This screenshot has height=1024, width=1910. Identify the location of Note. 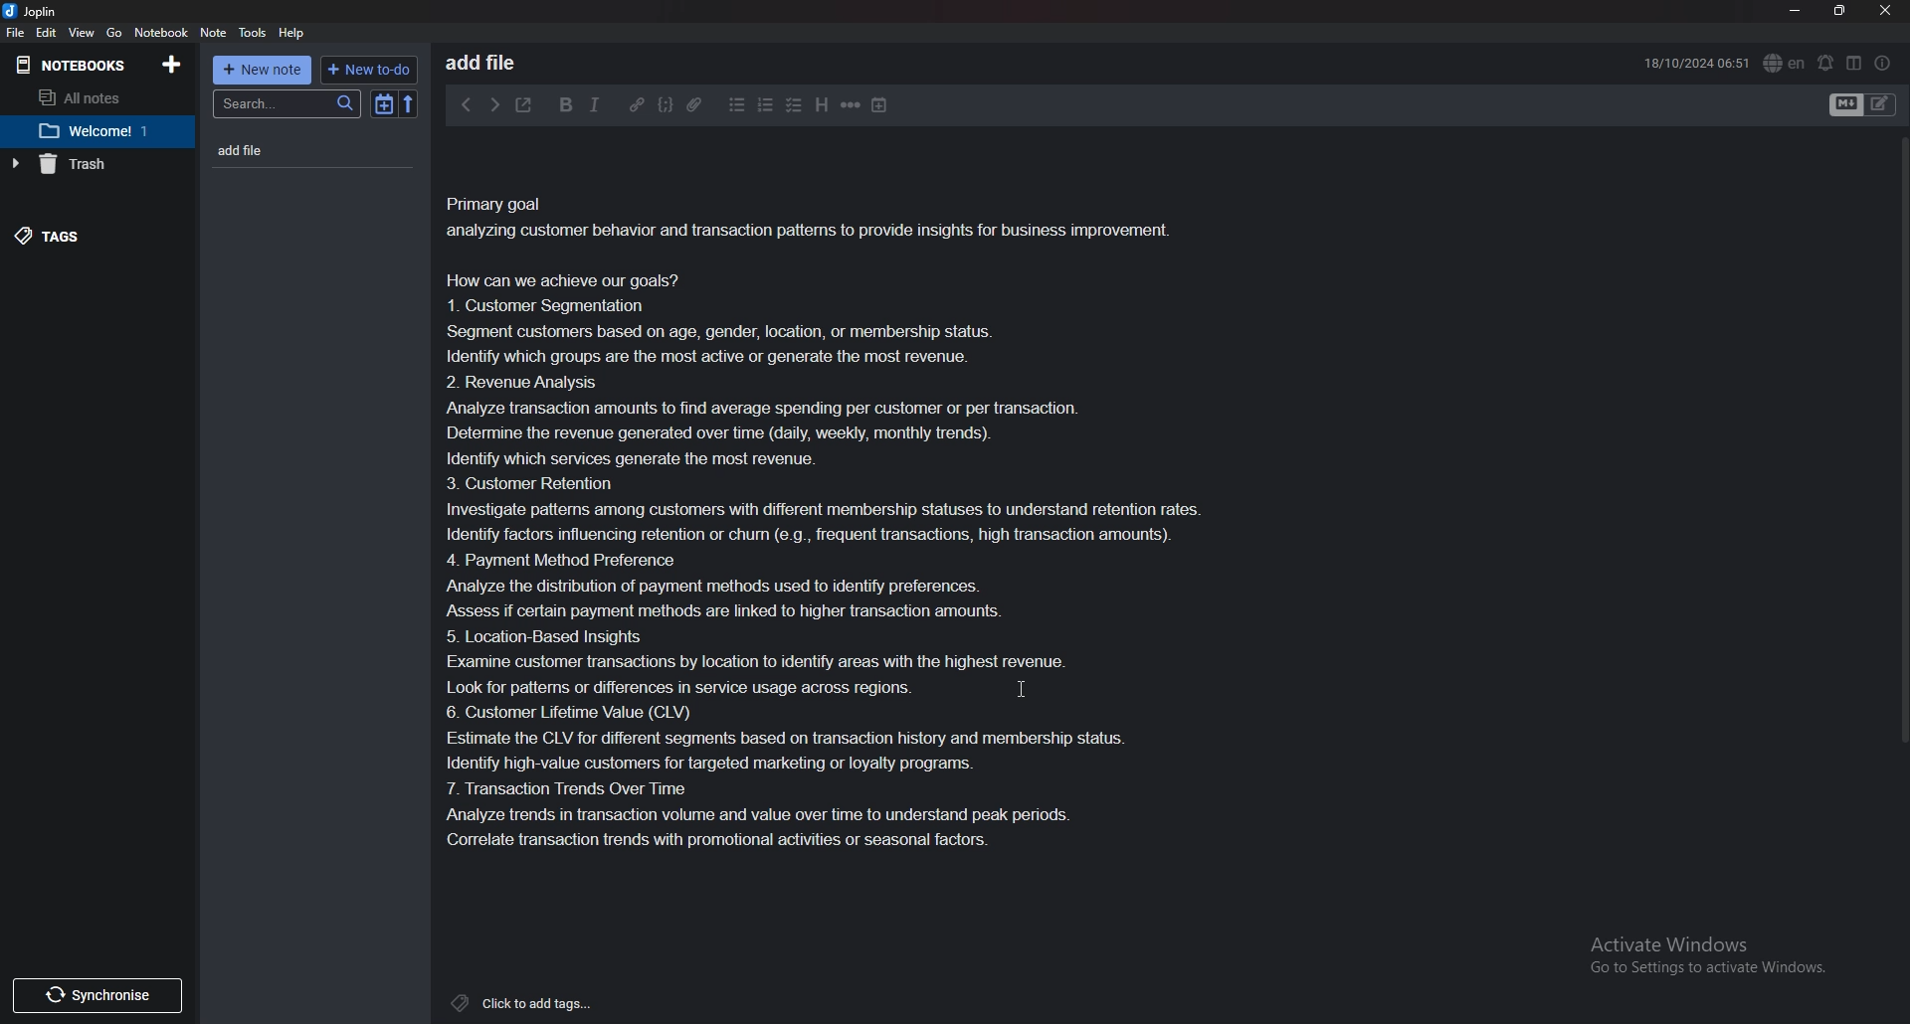
(215, 33).